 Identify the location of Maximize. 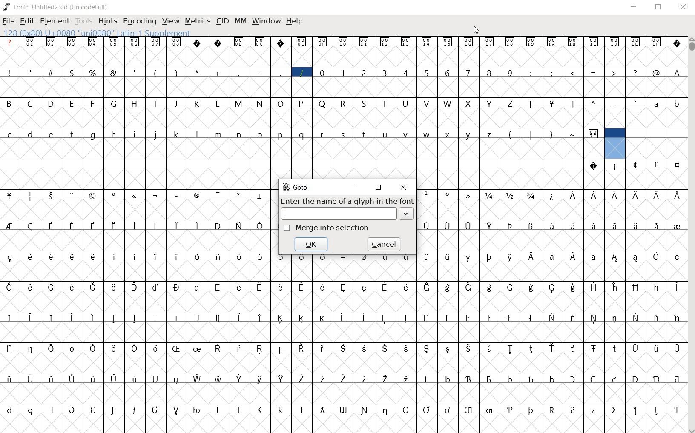
(660, 9).